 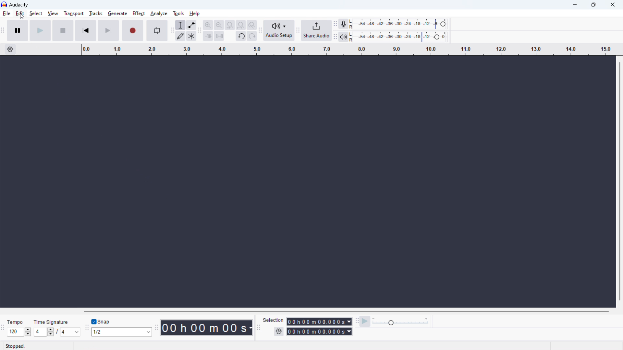 What do you see at coordinates (101, 322) in the screenshot?
I see `toggle snap` at bounding box center [101, 322].